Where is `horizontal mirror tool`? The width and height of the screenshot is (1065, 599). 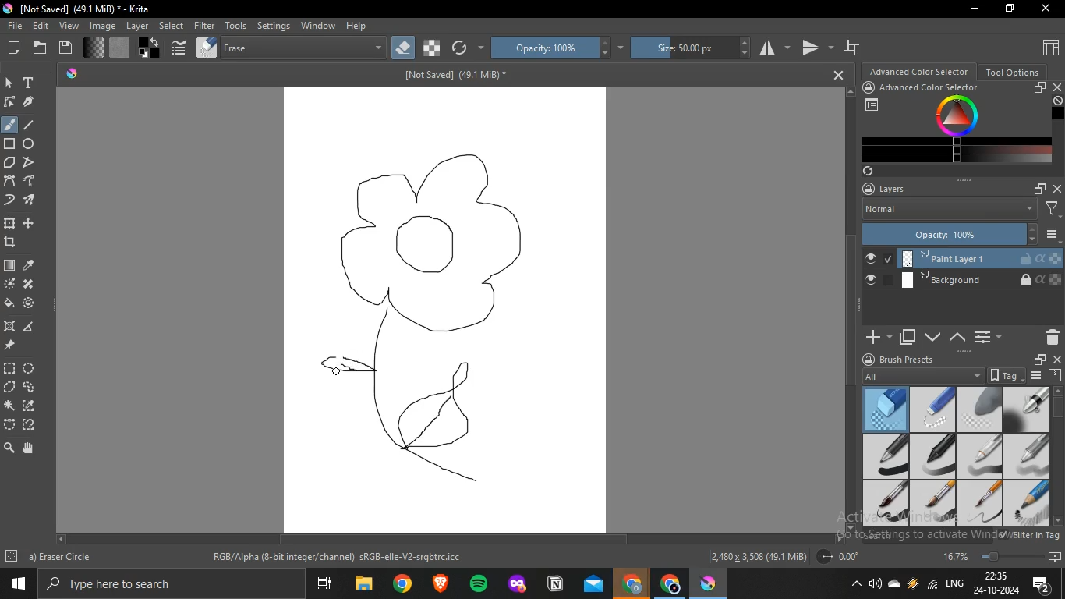
horizontal mirror tool is located at coordinates (773, 49).